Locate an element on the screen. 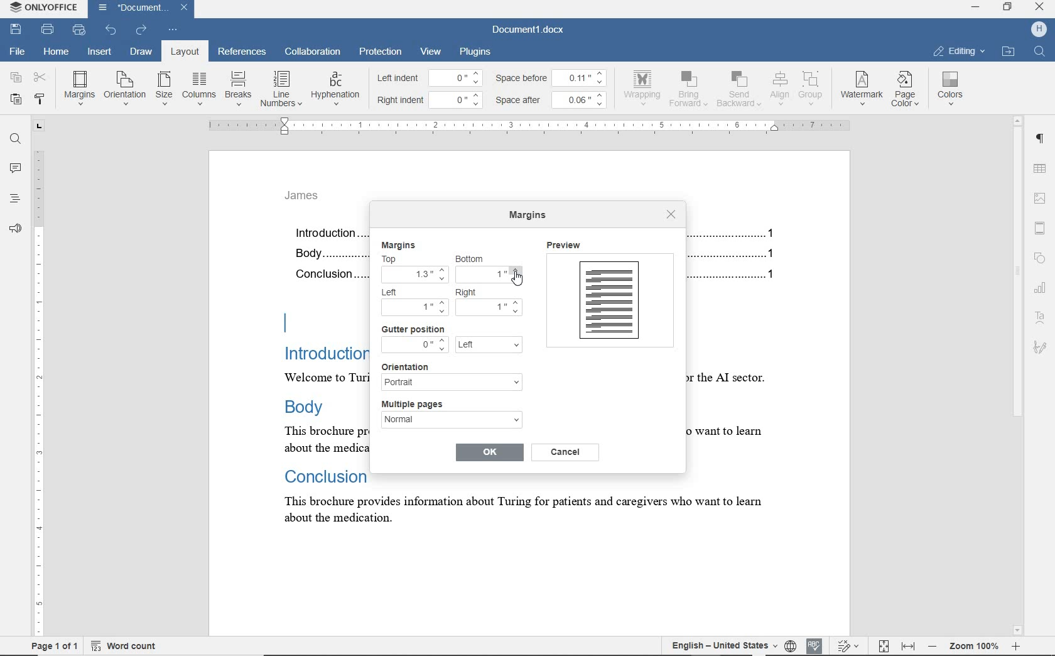 The width and height of the screenshot is (1055, 656). text art is located at coordinates (1040, 320).